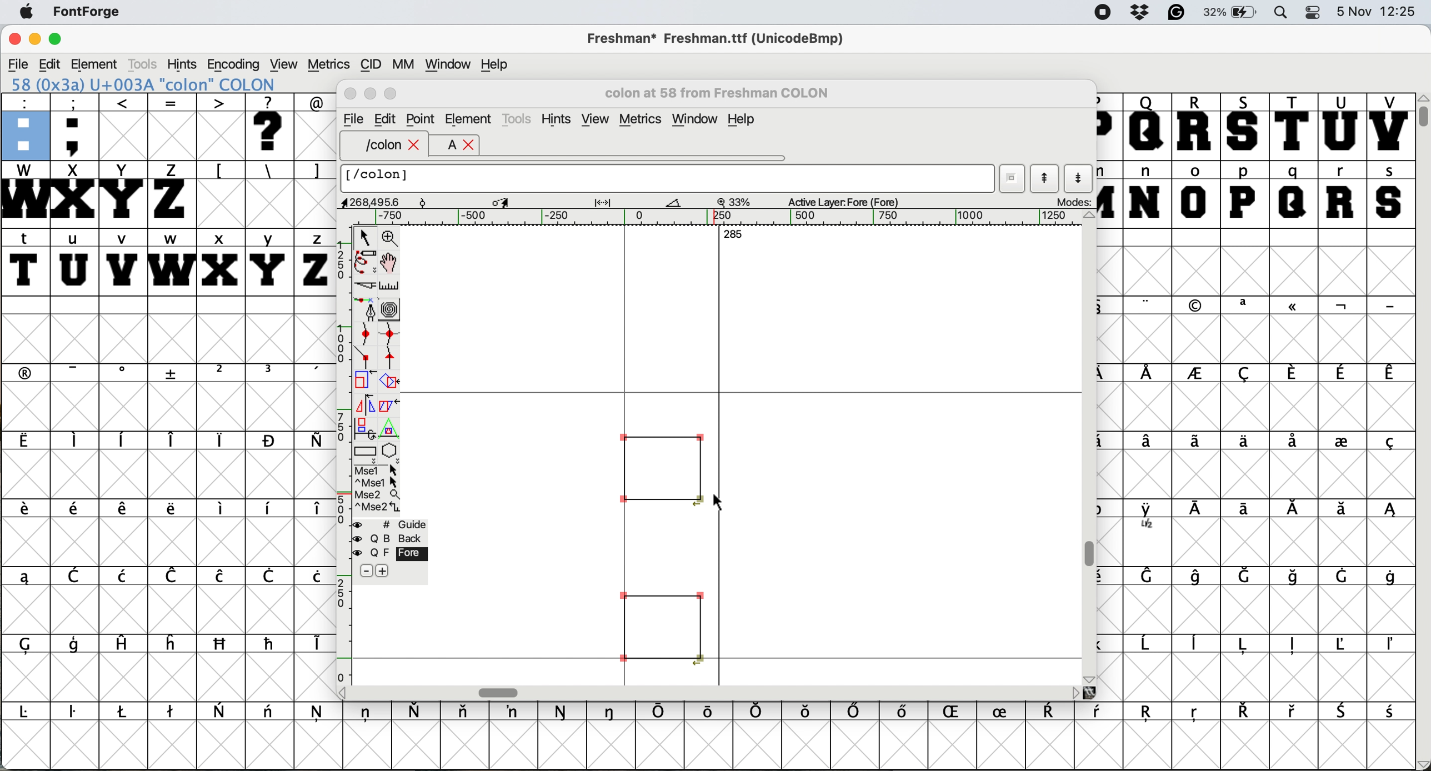 The width and height of the screenshot is (1431, 771). Describe the element at coordinates (319, 715) in the screenshot. I see `symbol` at that location.